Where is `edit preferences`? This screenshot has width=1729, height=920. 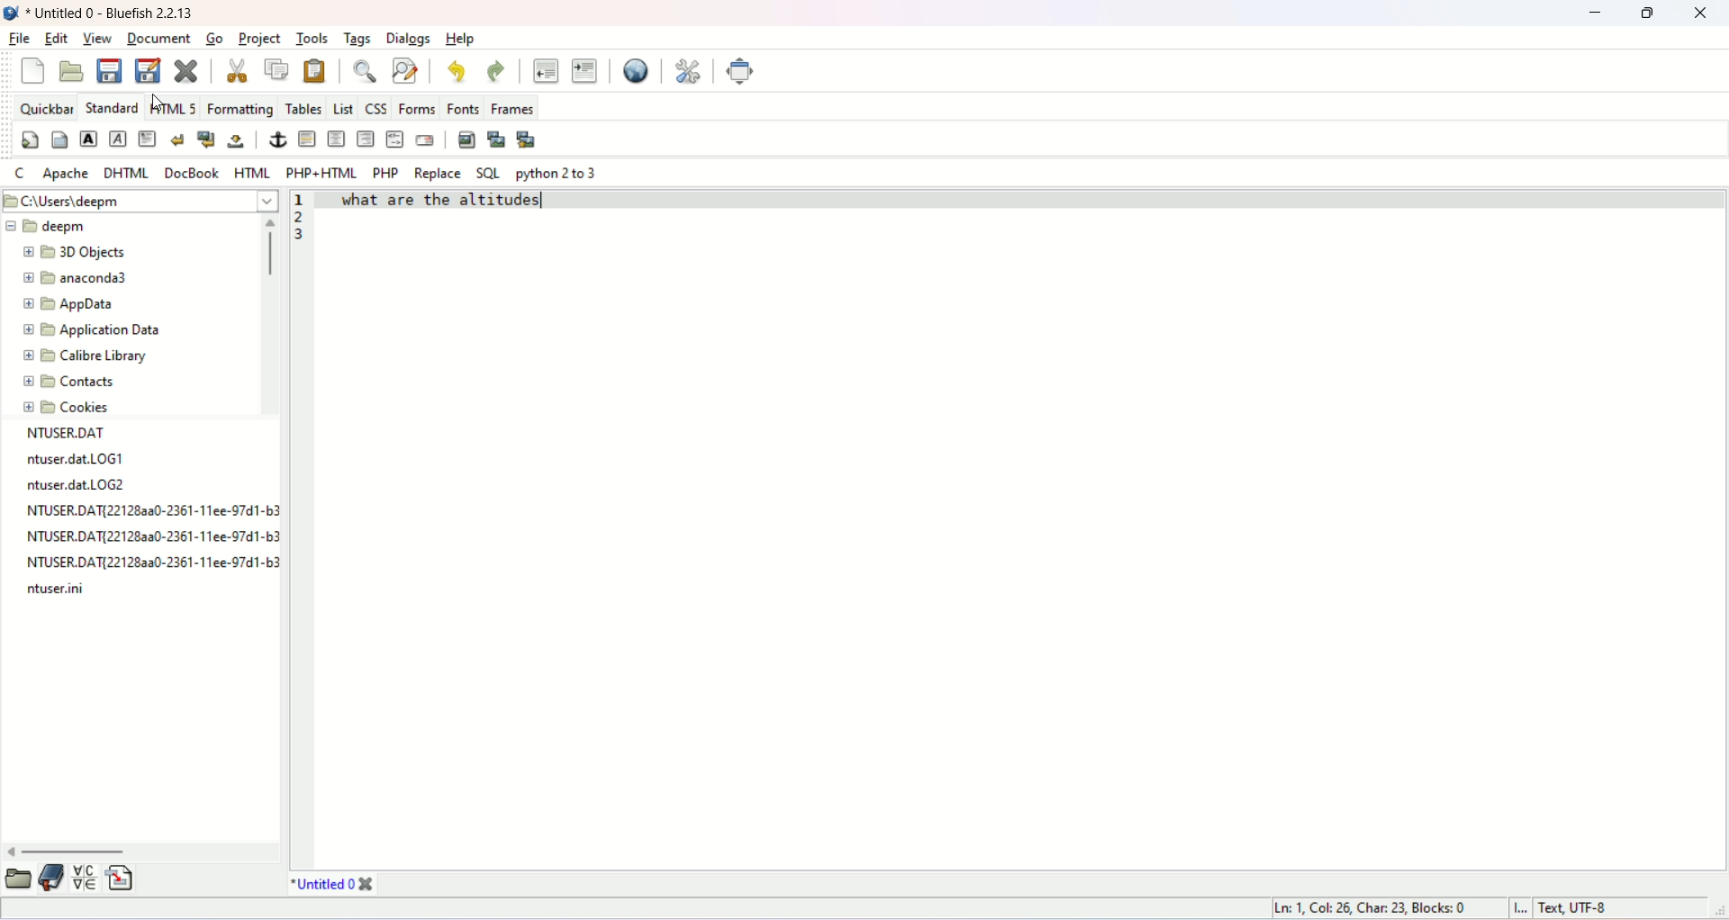
edit preferences is located at coordinates (689, 69).